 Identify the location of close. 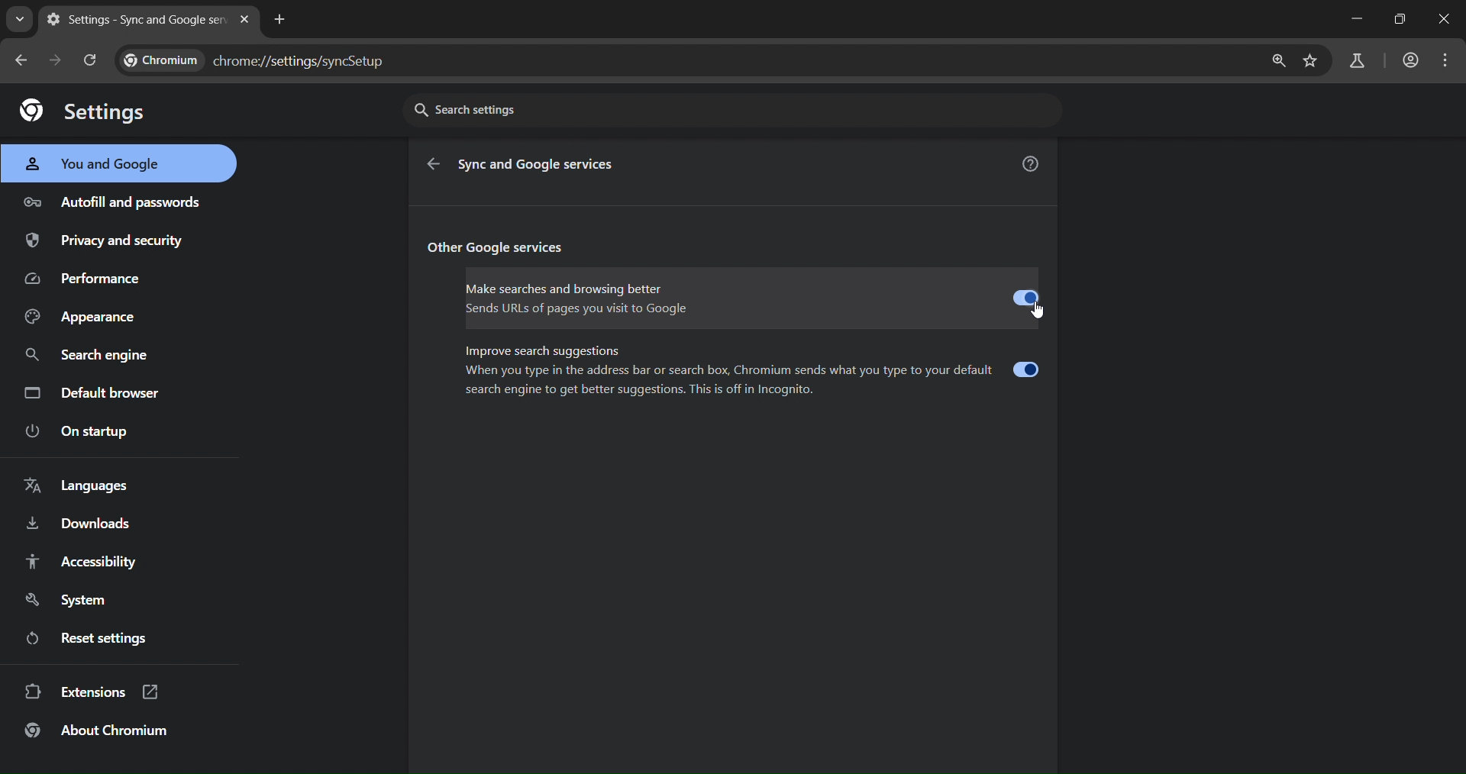
(1444, 21).